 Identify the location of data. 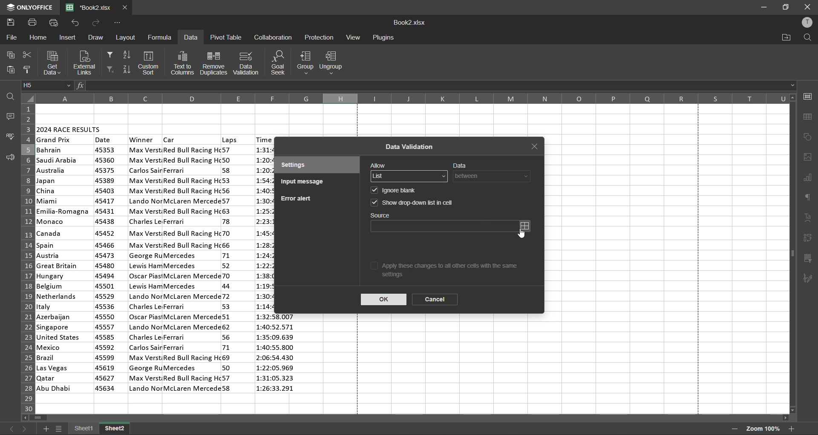
(190, 38).